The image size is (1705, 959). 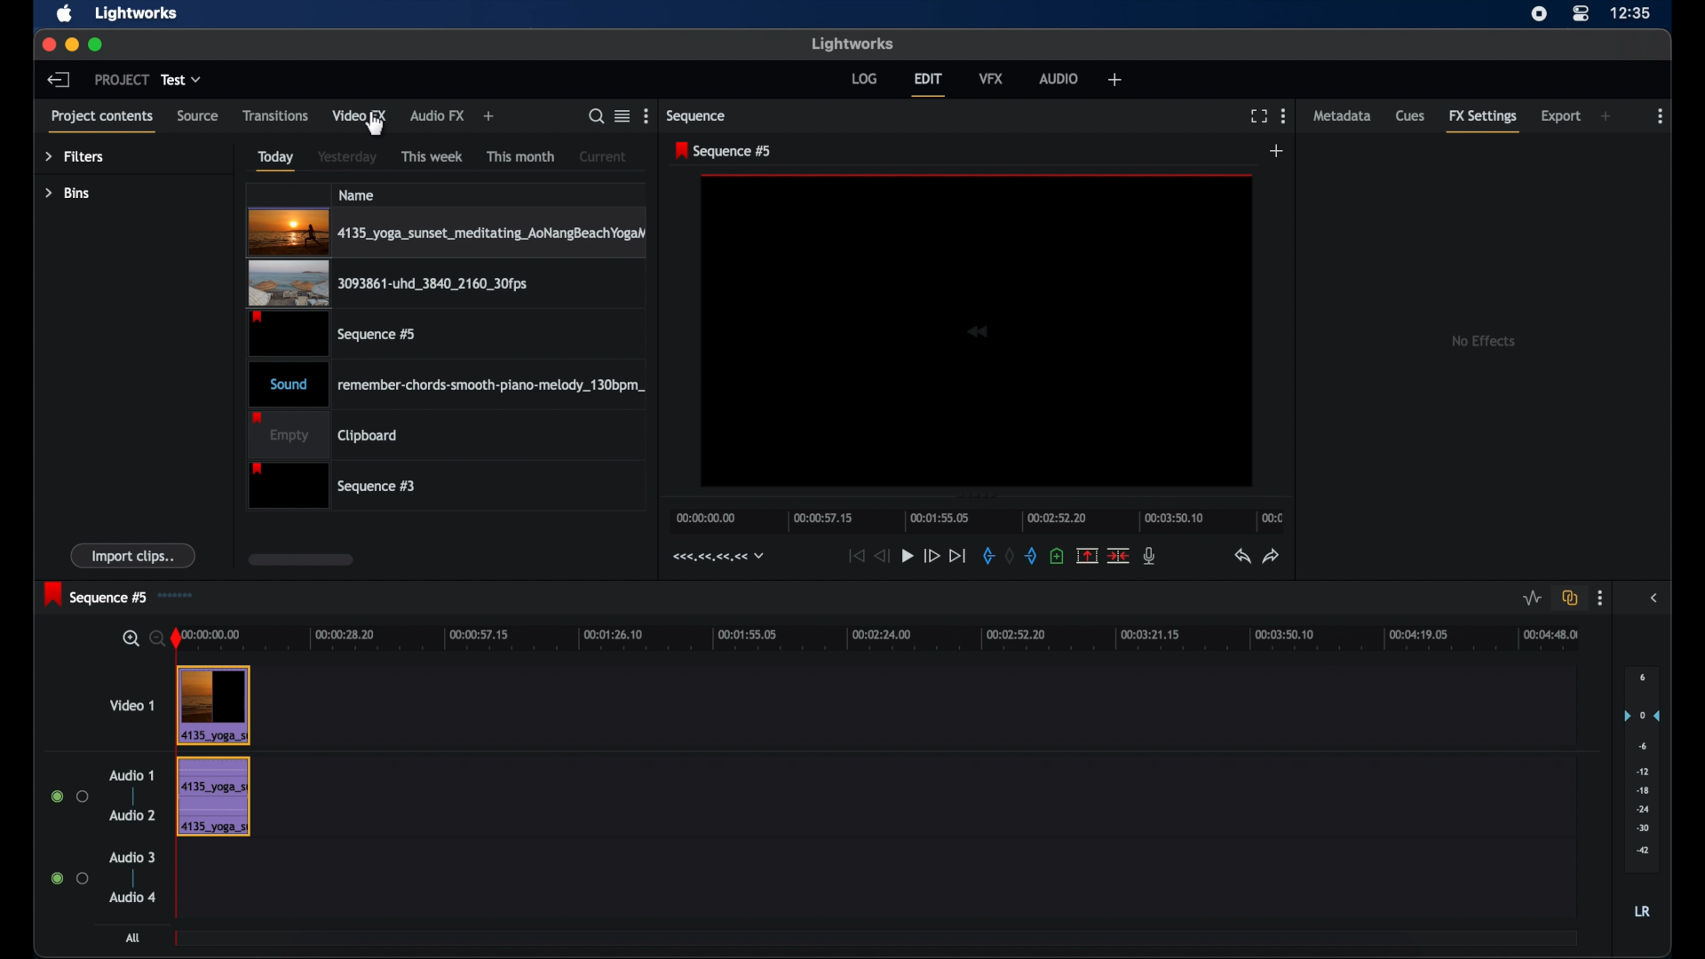 I want to click on audio, so click(x=1059, y=77).